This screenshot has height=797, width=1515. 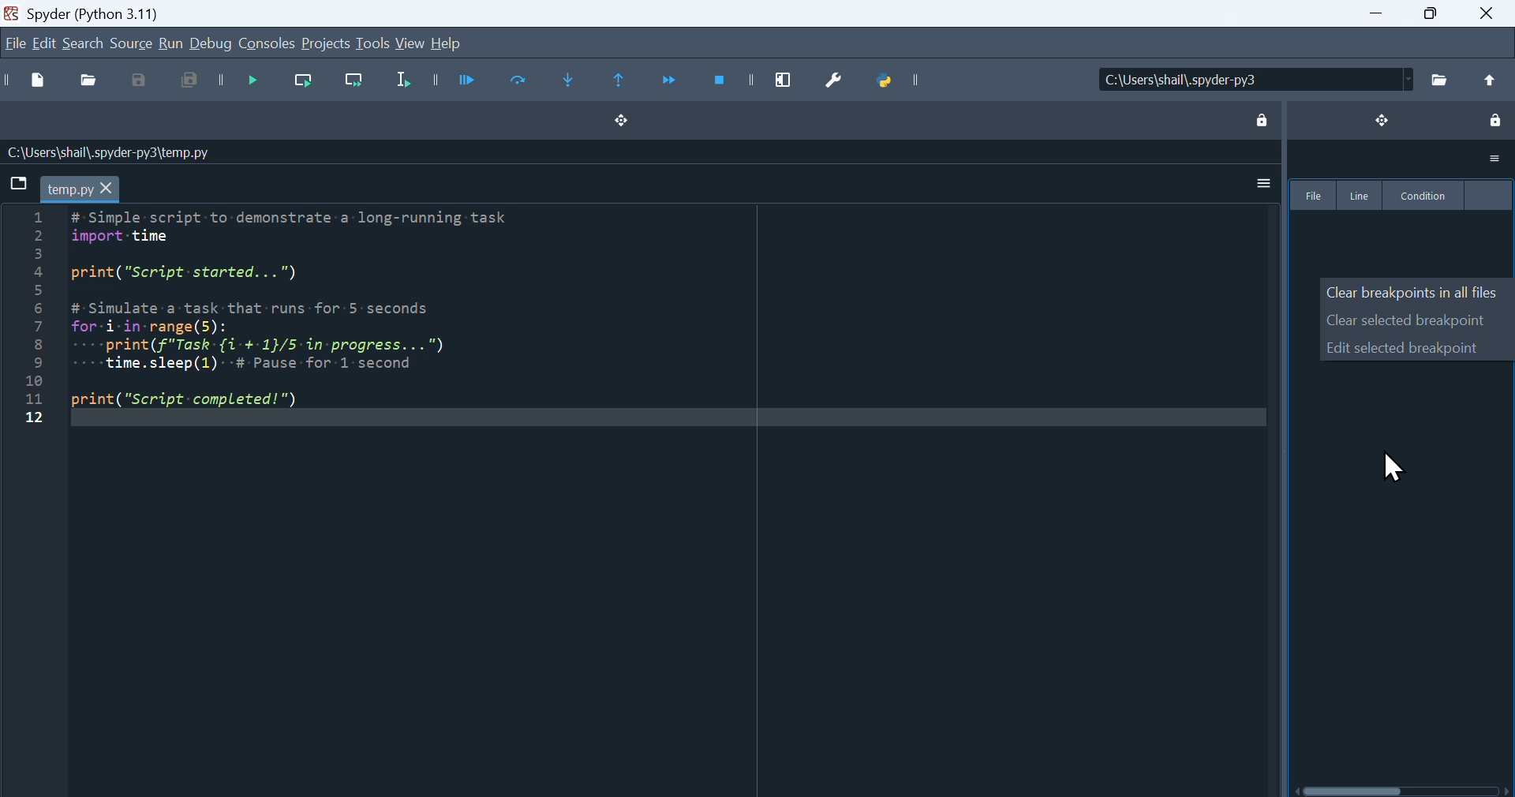 I want to click on Run current line and go to the next one, so click(x=354, y=81).